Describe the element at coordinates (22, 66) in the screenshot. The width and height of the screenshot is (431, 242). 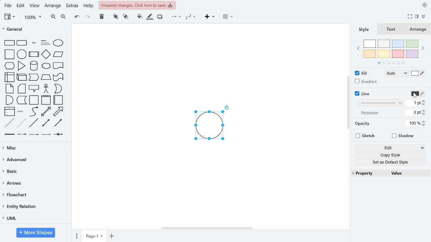
I see `triangle` at that location.